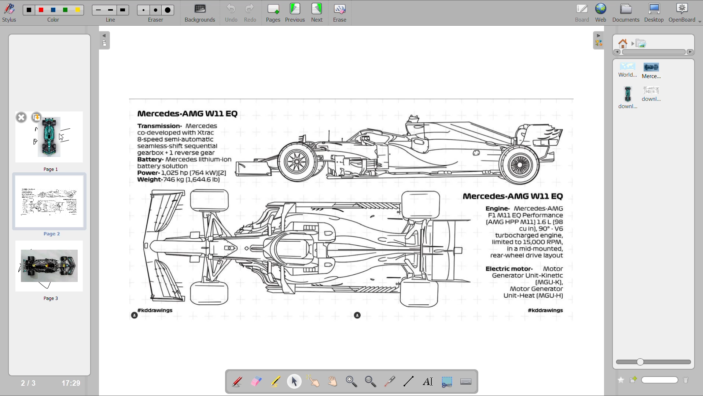 The height and width of the screenshot is (396, 703). What do you see at coordinates (53, 10) in the screenshot?
I see `color 3` at bounding box center [53, 10].